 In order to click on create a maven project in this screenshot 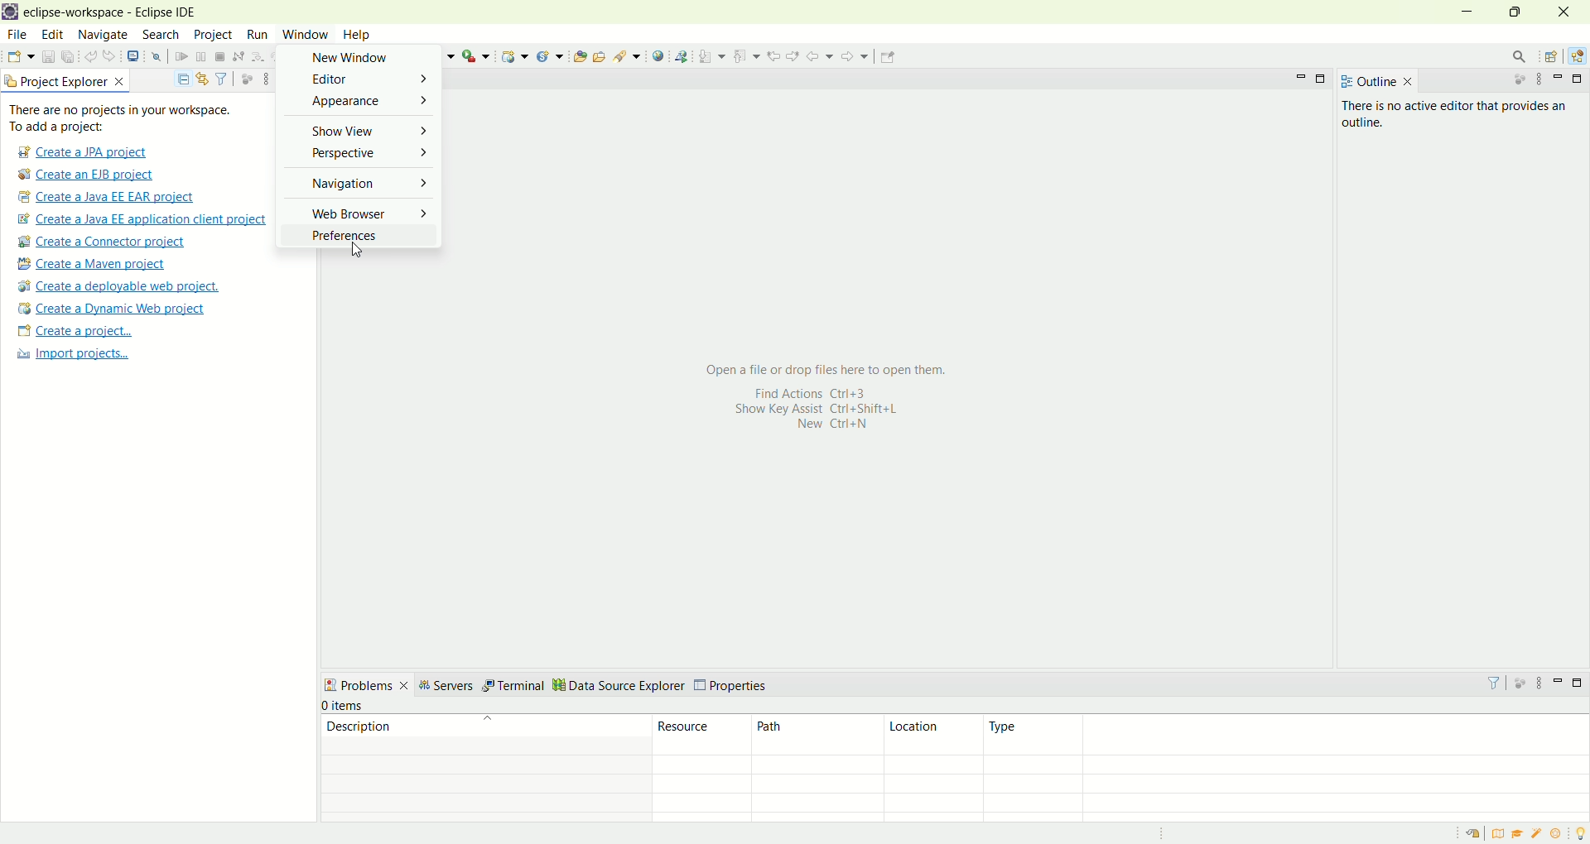, I will do `click(97, 265)`.